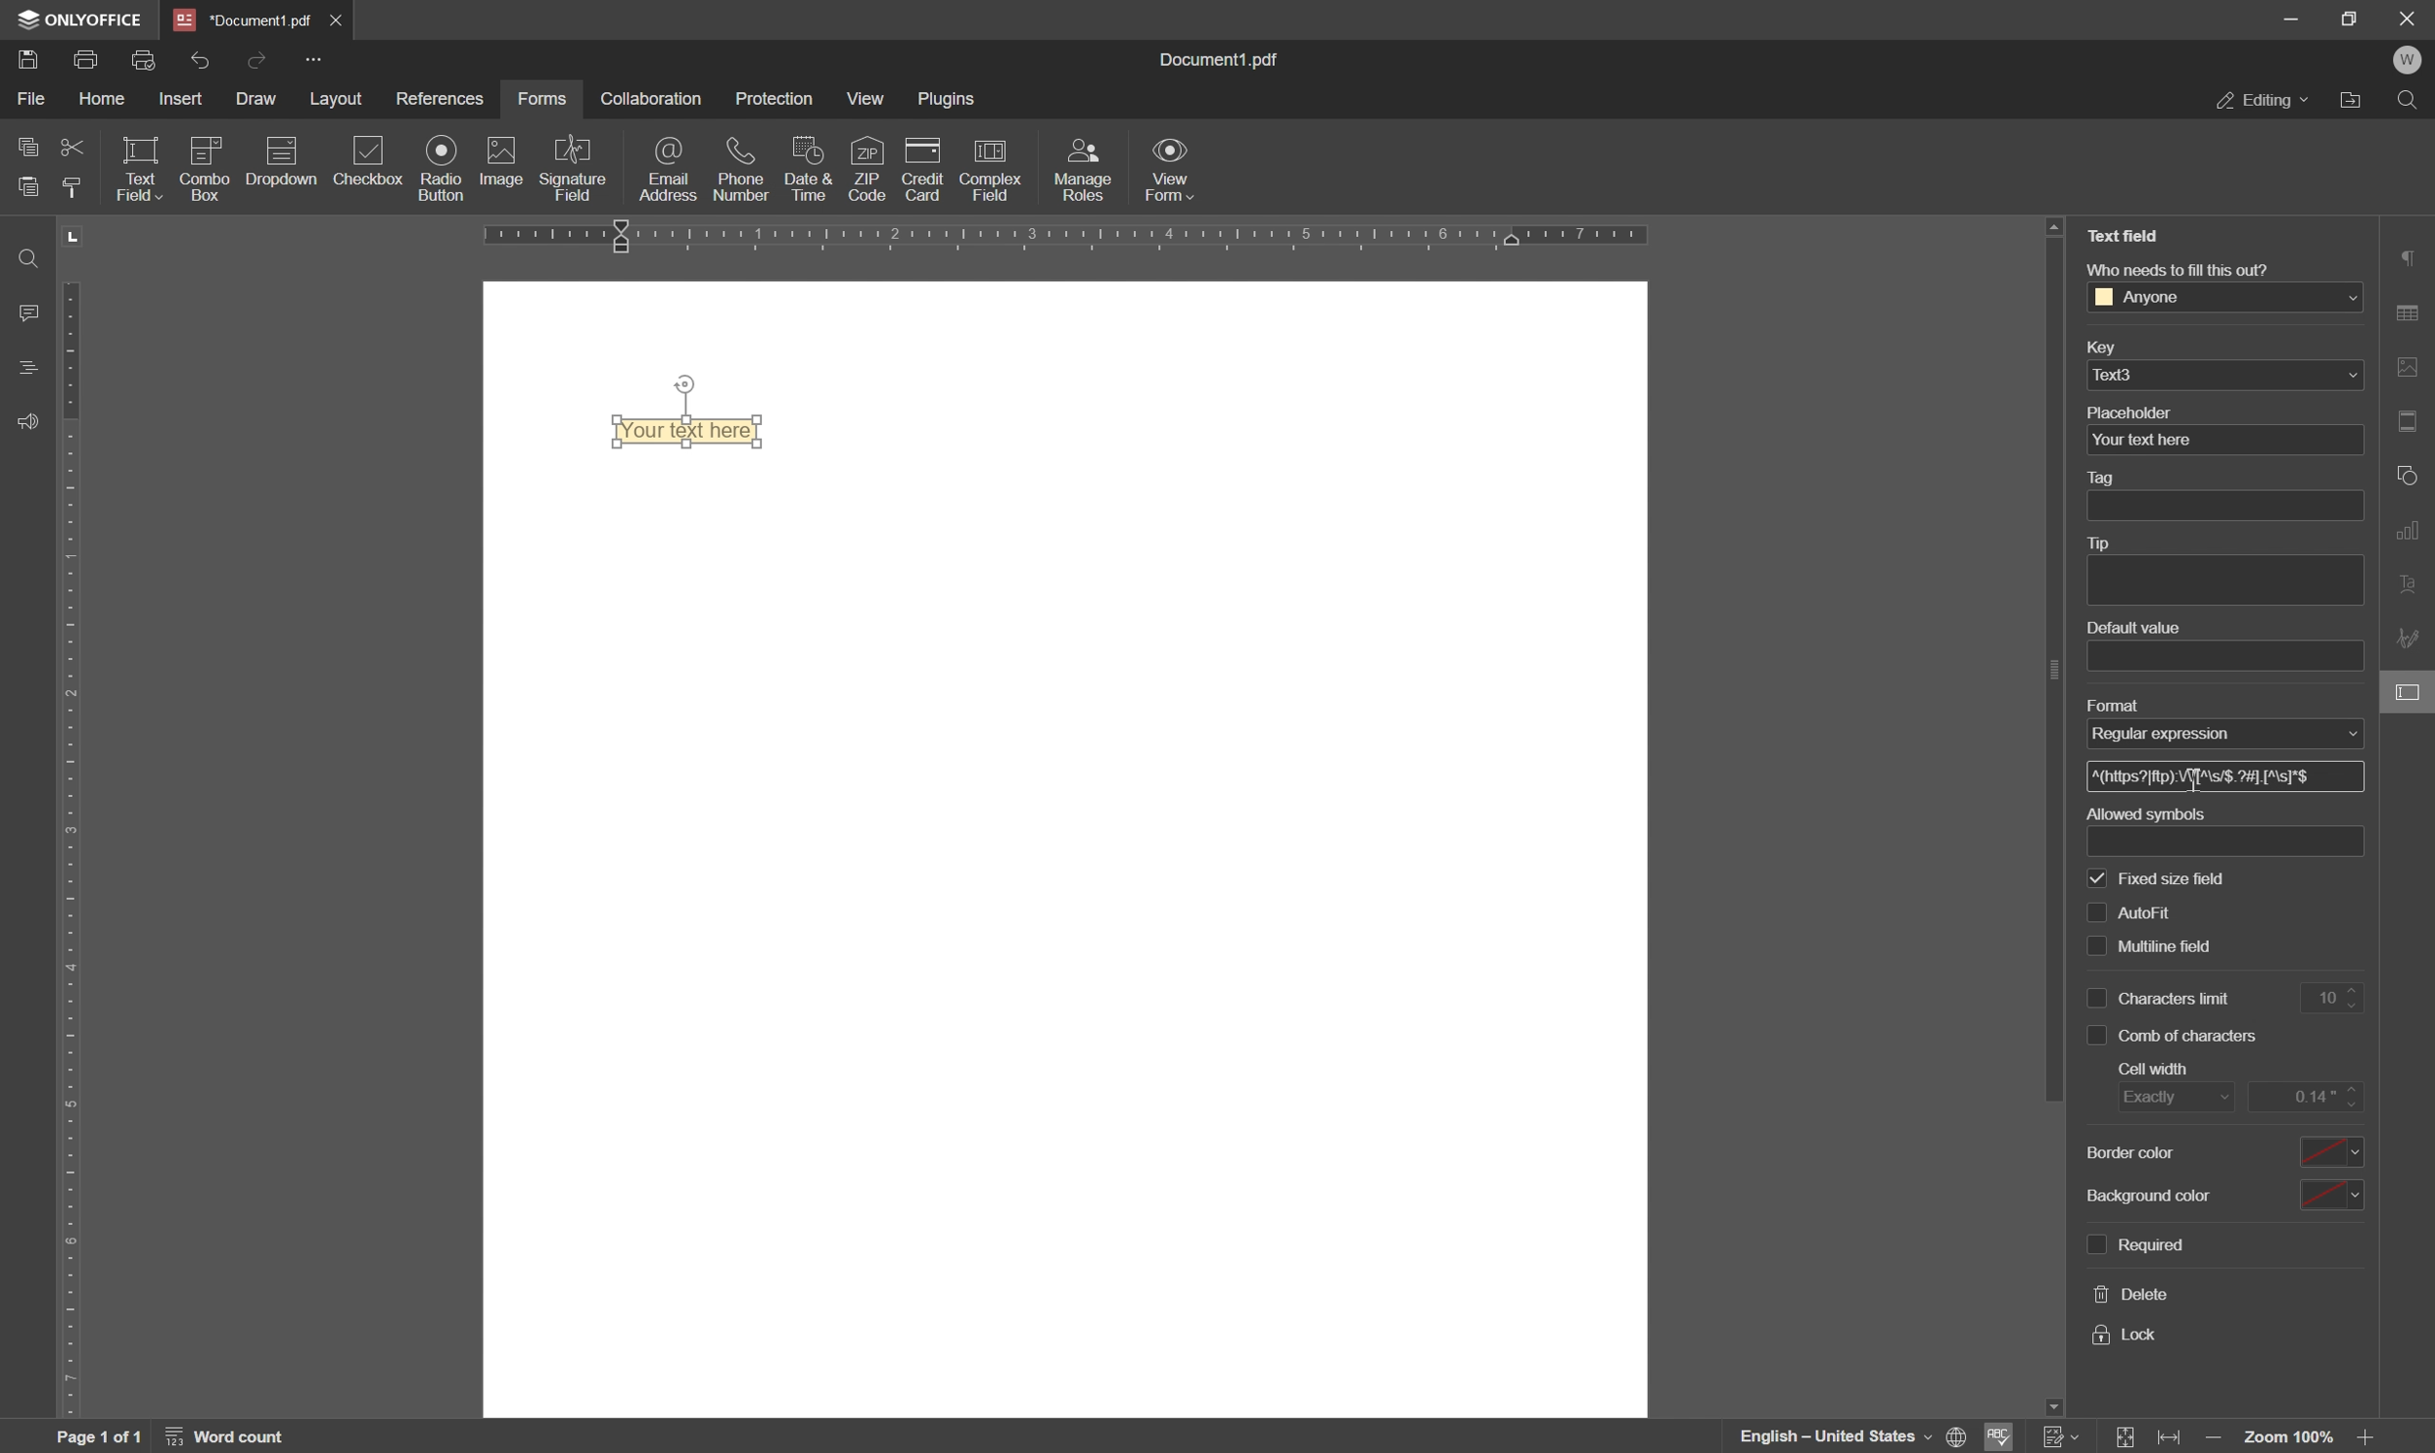 Image resolution: width=2435 pixels, height=1453 pixels. Describe the element at coordinates (441, 98) in the screenshot. I see `references` at that location.